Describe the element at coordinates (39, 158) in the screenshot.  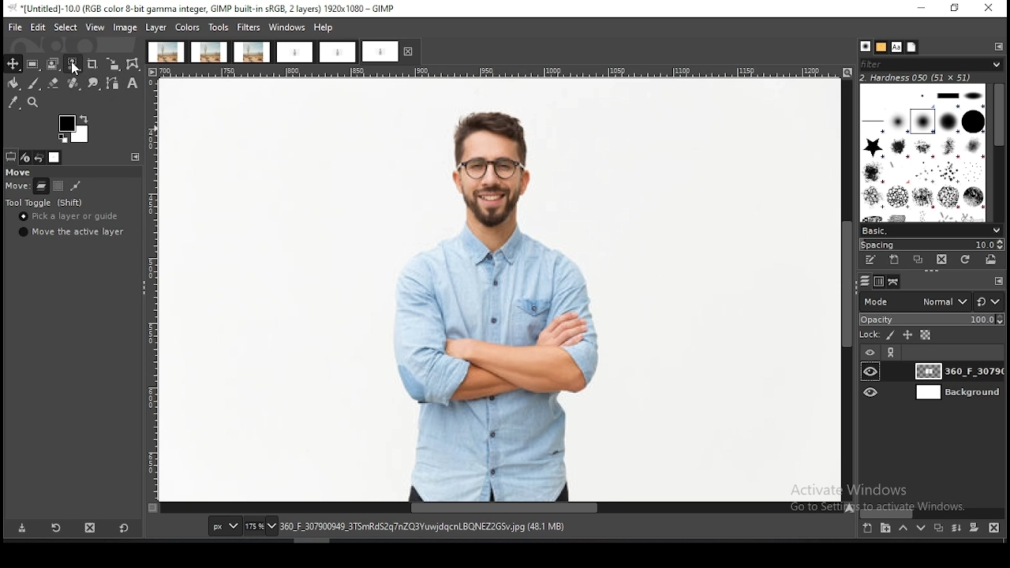
I see `undo history` at that location.